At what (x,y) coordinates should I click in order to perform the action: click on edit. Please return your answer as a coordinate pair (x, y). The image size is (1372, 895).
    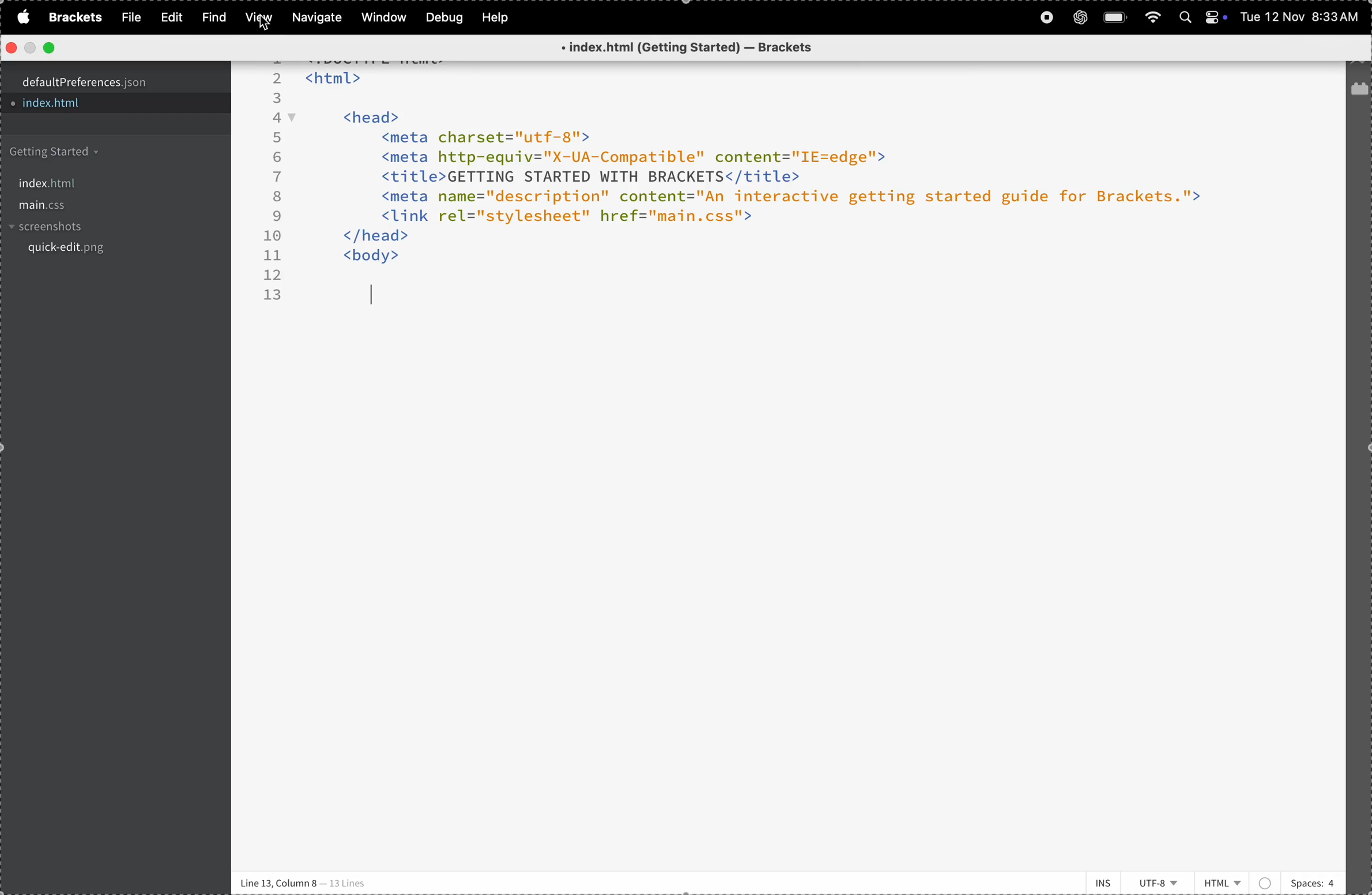
    Looking at the image, I should click on (168, 17).